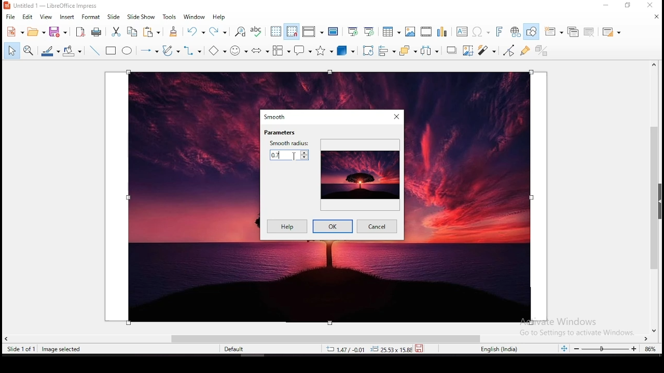  Describe the element at coordinates (196, 17) in the screenshot. I see `window` at that location.